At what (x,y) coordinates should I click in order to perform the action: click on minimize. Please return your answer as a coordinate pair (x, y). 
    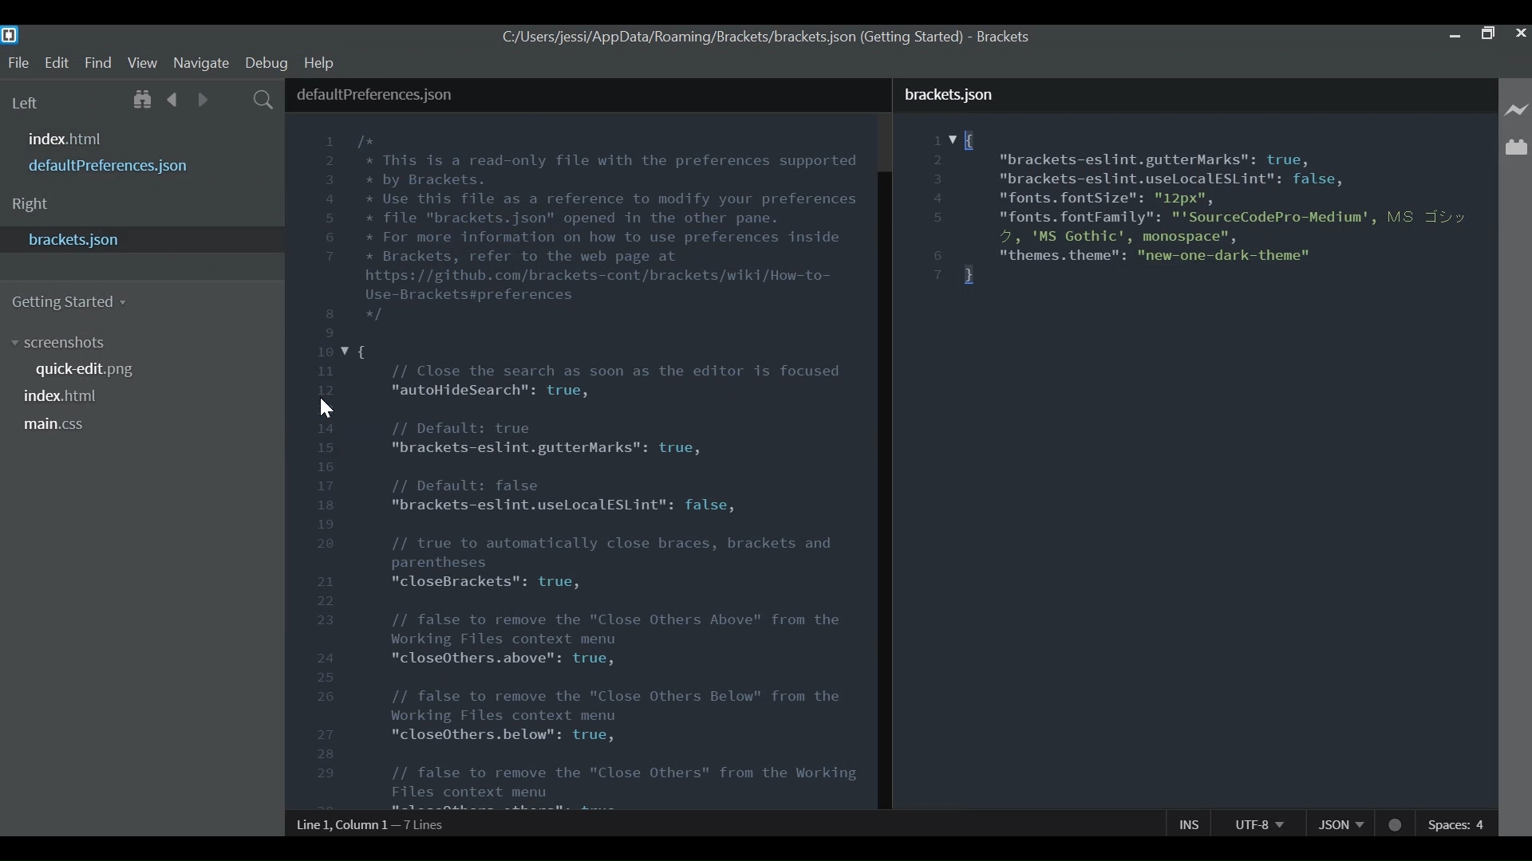
    Looking at the image, I should click on (1456, 36).